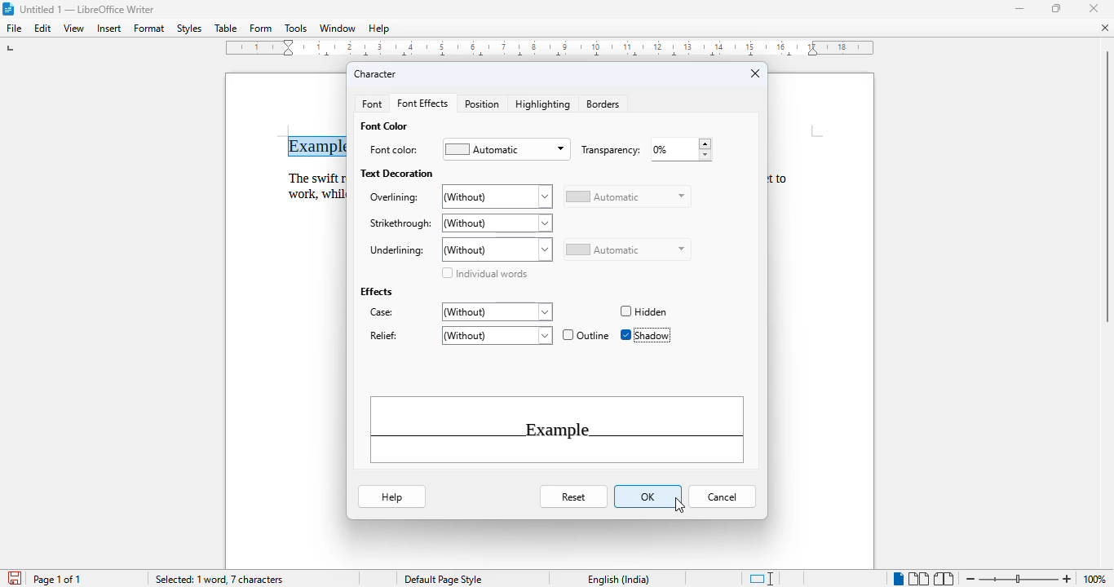 Image resolution: width=1114 pixels, height=587 pixels. What do you see at coordinates (890, 578) in the screenshot?
I see `Single Page view` at bounding box center [890, 578].